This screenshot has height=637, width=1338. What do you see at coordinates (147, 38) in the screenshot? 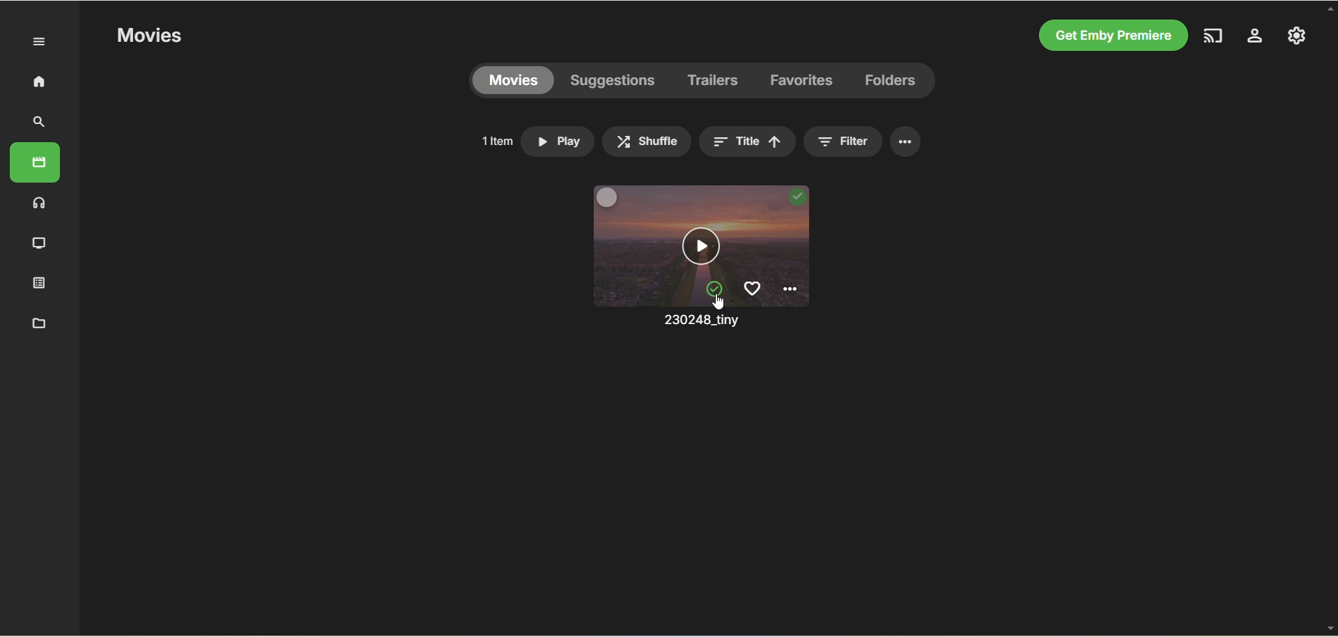
I see `movies` at bounding box center [147, 38].